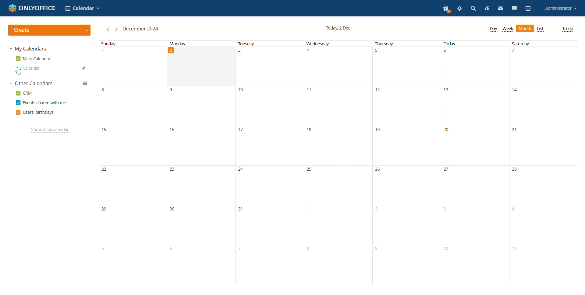 The image size is (585, 295). Describe the element at coordinates (338, 163) in the screenshot. I see `wednesday` at that location.